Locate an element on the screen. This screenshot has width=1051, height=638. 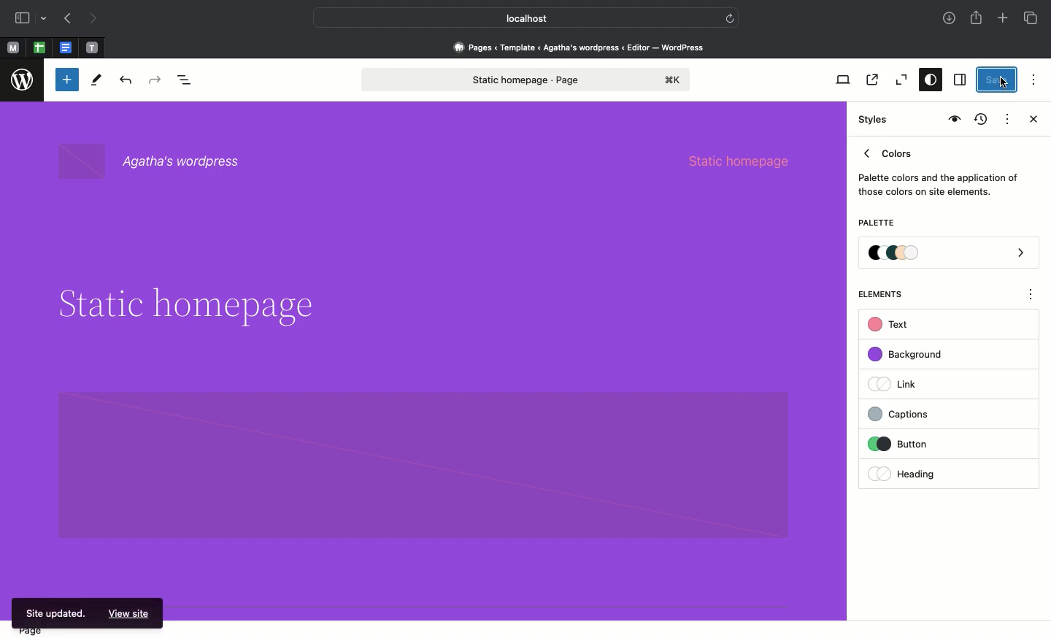
Pages < Template <Agatha's wordpress < editor - wordpress is located at coordinates (584, 47).